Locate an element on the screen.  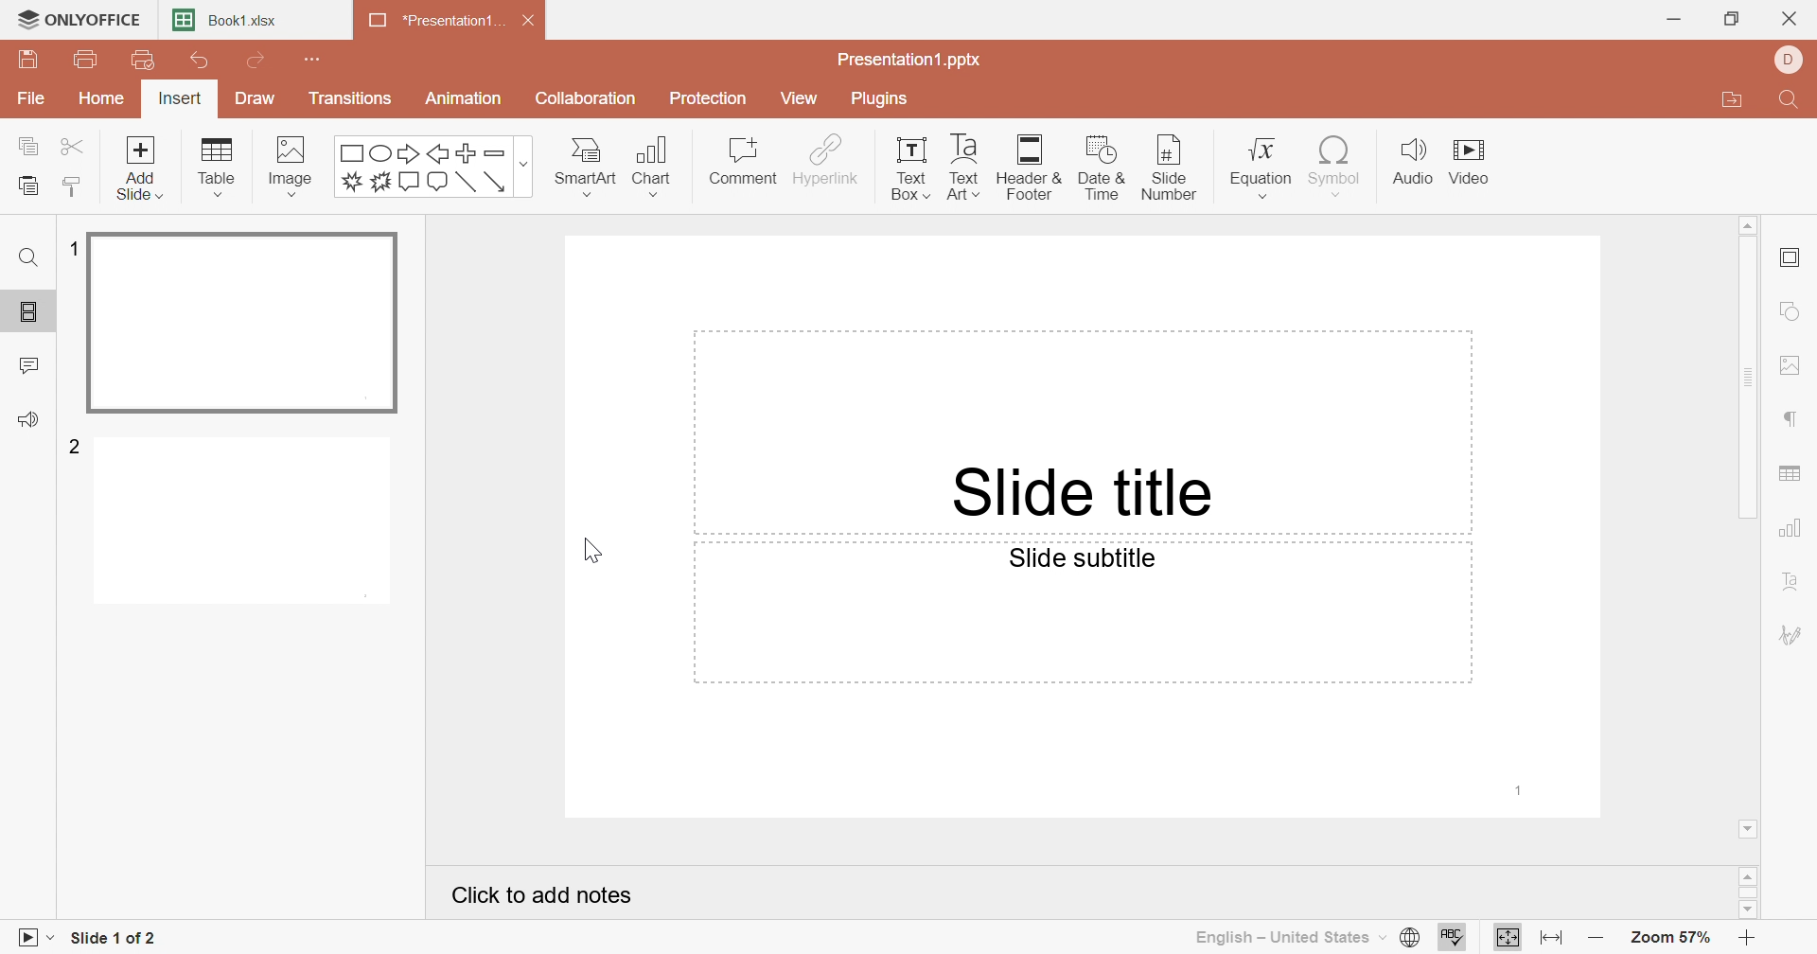
Text Box is located at coordinates (905, 167).